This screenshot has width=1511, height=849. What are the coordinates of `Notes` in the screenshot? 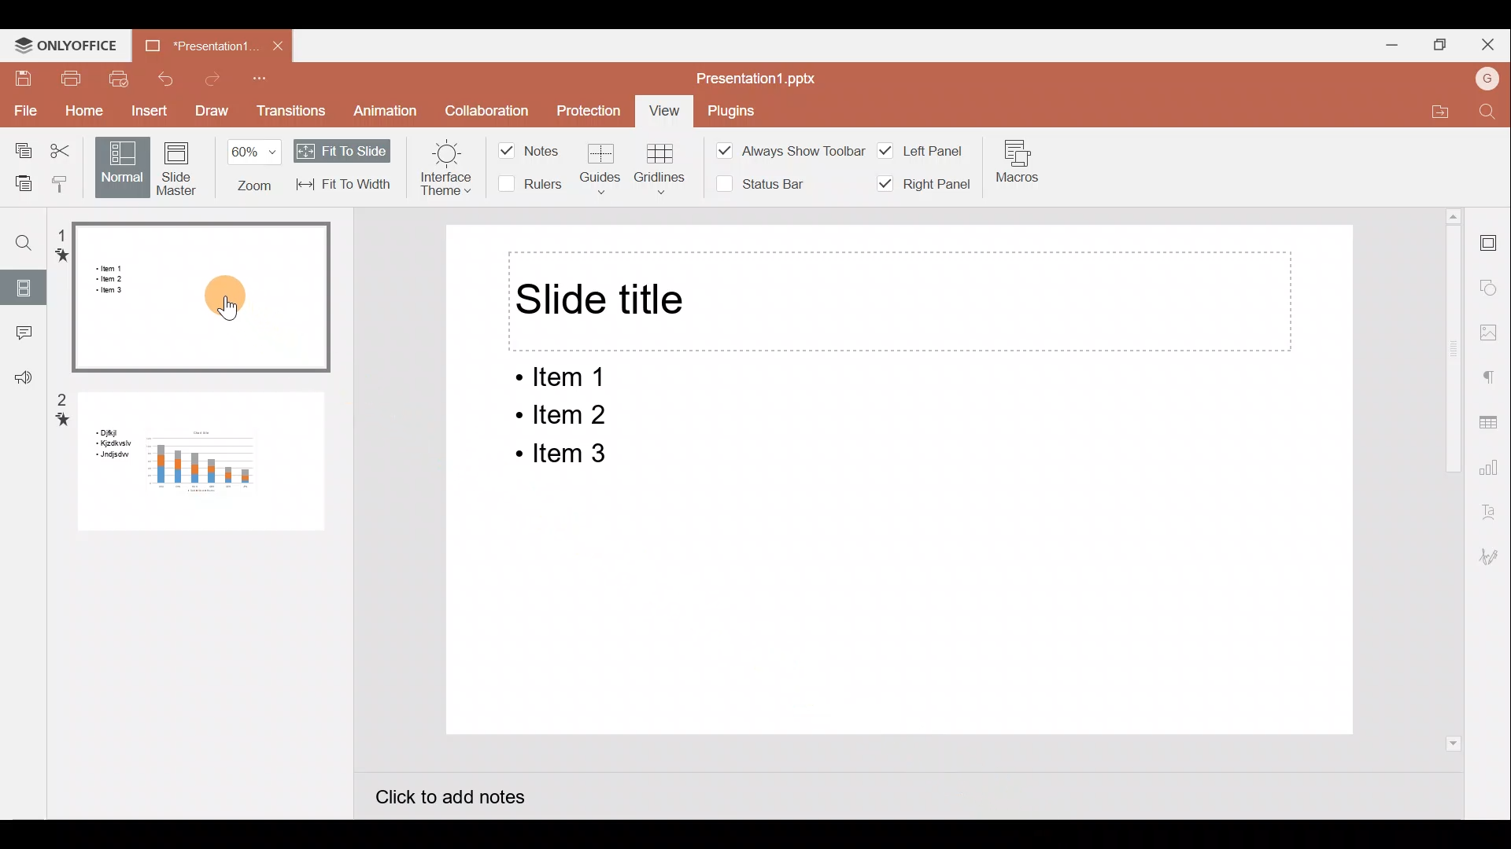 It's located at (534, 149).